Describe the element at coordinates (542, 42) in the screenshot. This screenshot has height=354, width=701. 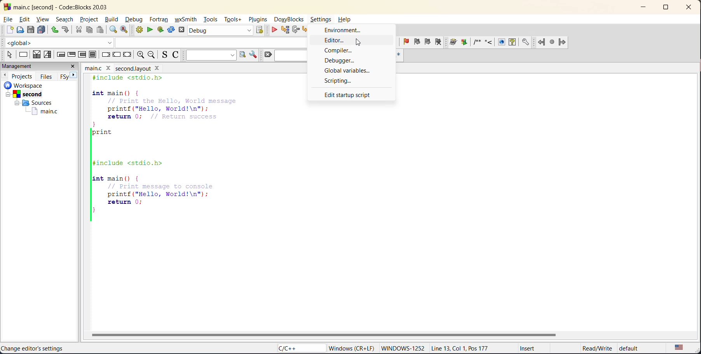
I see `jump backward` at that location.